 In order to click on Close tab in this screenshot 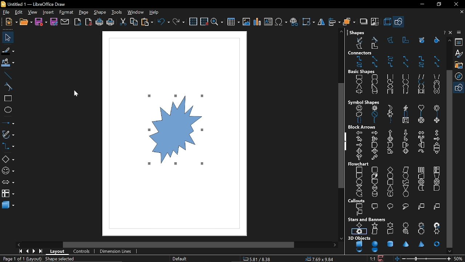, I will do `click(461, 11)`.